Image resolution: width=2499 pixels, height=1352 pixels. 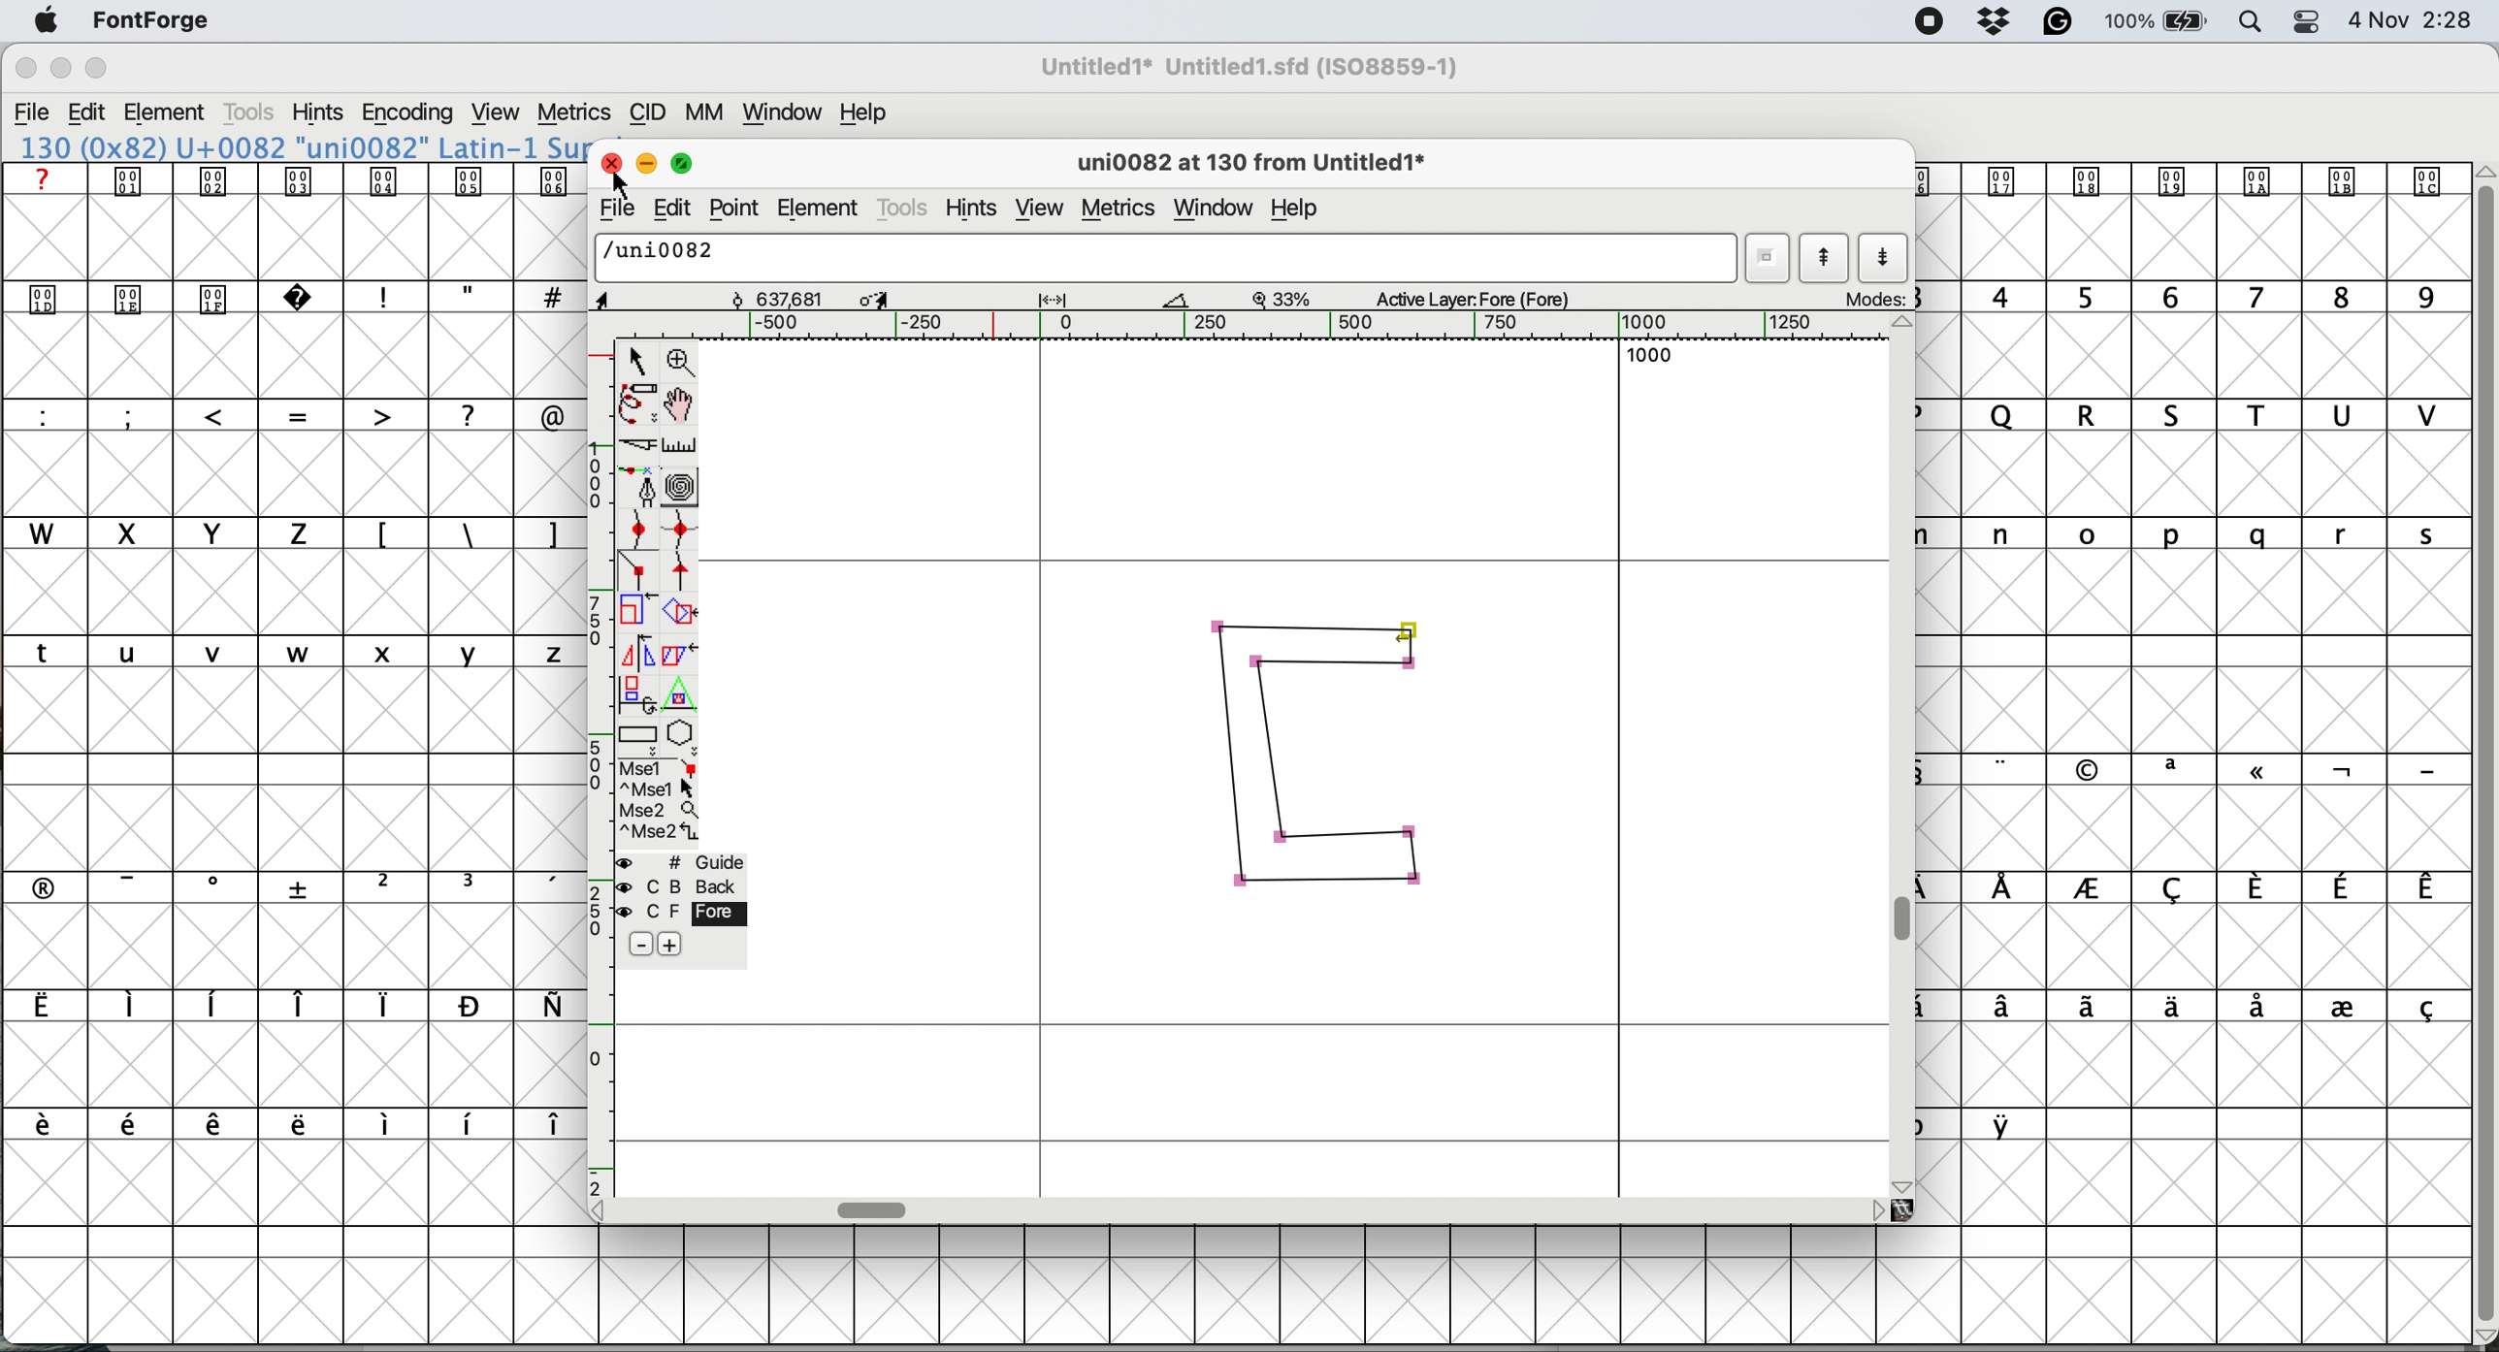 I want to click on vertical scale, so click(x=602, y=766).